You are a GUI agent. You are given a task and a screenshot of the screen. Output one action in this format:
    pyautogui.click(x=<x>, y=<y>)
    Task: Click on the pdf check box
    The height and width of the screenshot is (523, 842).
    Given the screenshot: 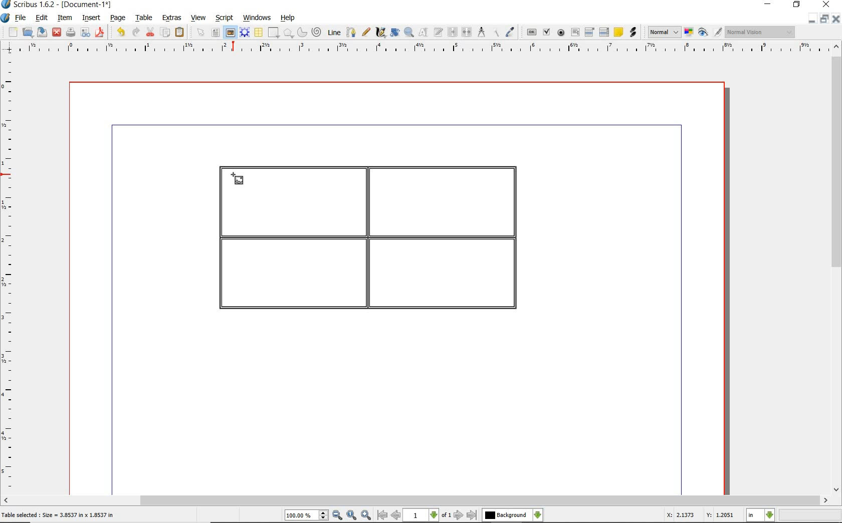 What is the action you would take?
    pyautogui.click(x=548, y=33)
    